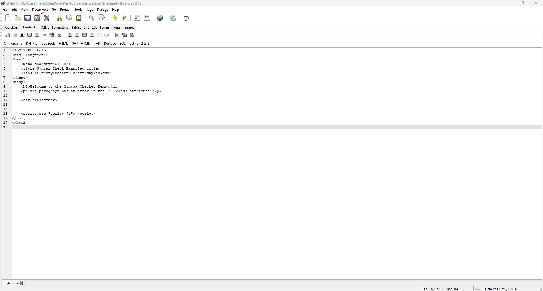 The height and width of the screenshot is (291, 543). What do you see at coordinates (30, 35) in the screenshot?
I see `italic` at bounding box center [30, 35].